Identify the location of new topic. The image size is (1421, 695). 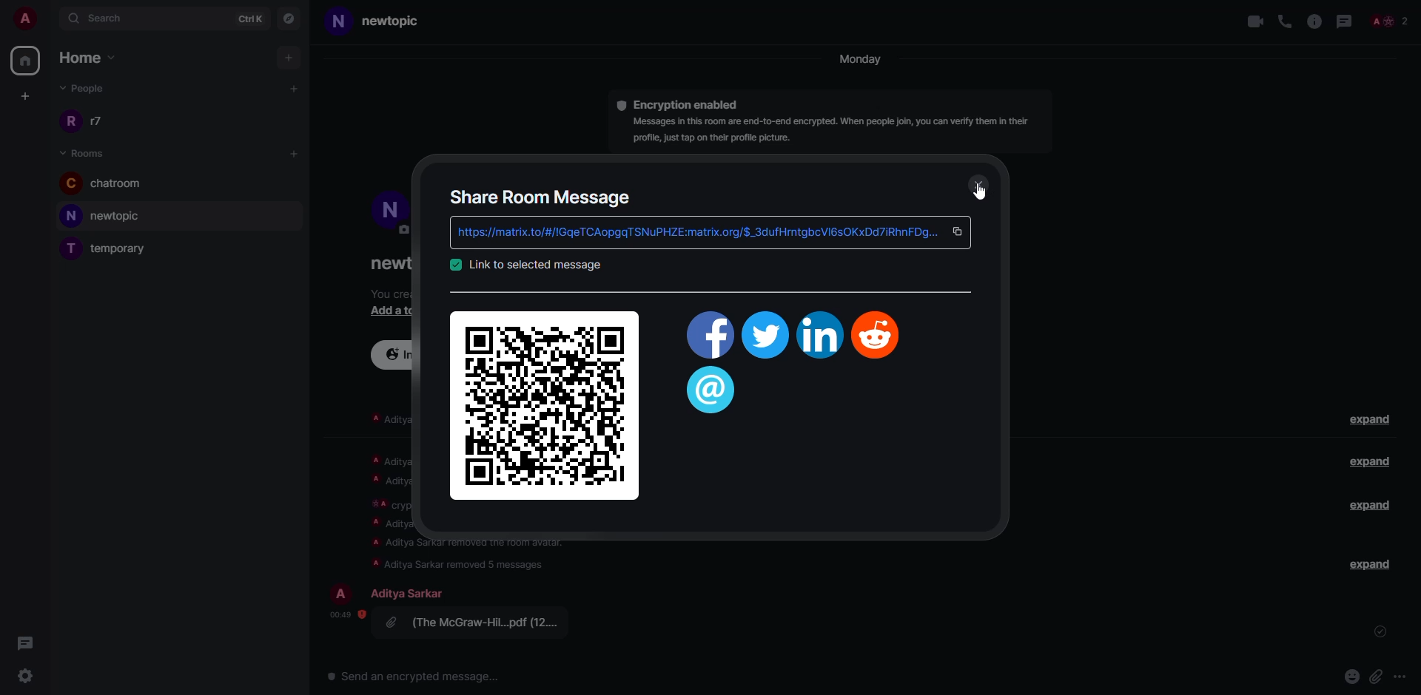
(110, 215).